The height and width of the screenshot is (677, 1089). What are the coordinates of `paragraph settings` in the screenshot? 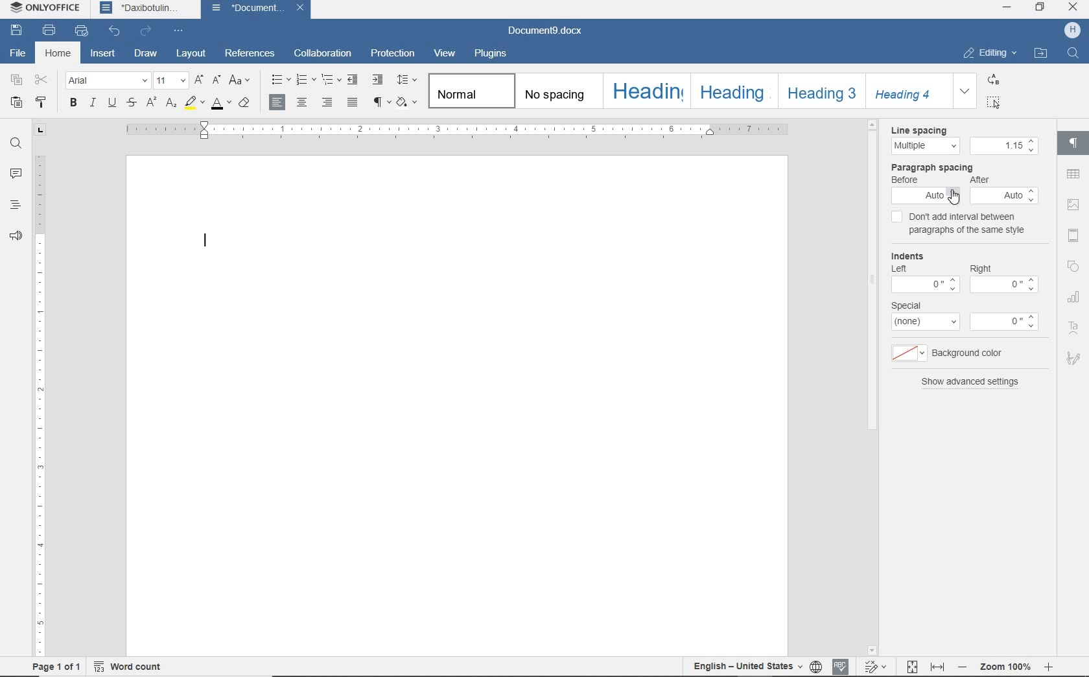 It's located at (1075, 147).